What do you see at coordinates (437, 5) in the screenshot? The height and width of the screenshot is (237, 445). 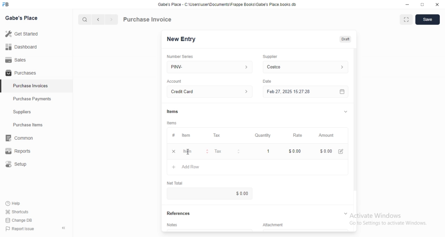 I see `Close` at bounding box center [437, 5].